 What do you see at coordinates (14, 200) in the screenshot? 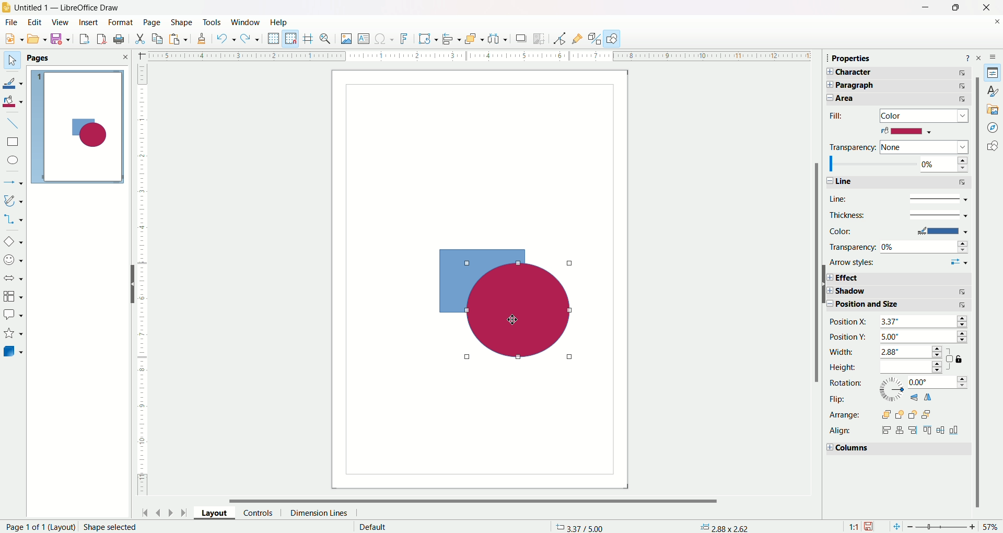
I see `curves and polygons` at bounding box center [14, 200].